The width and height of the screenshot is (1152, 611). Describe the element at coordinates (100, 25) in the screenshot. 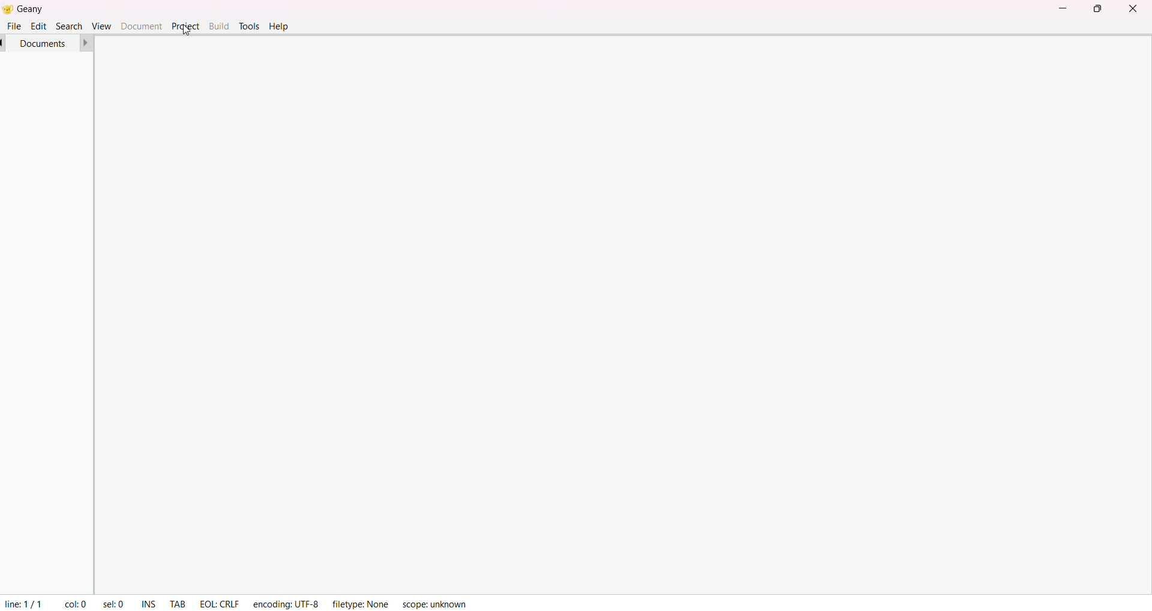

I see `view` at that location.